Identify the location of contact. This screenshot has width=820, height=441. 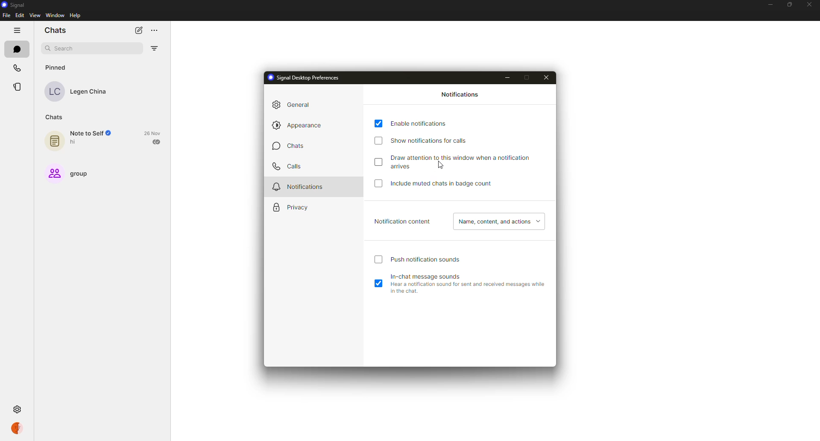
(82, 91).